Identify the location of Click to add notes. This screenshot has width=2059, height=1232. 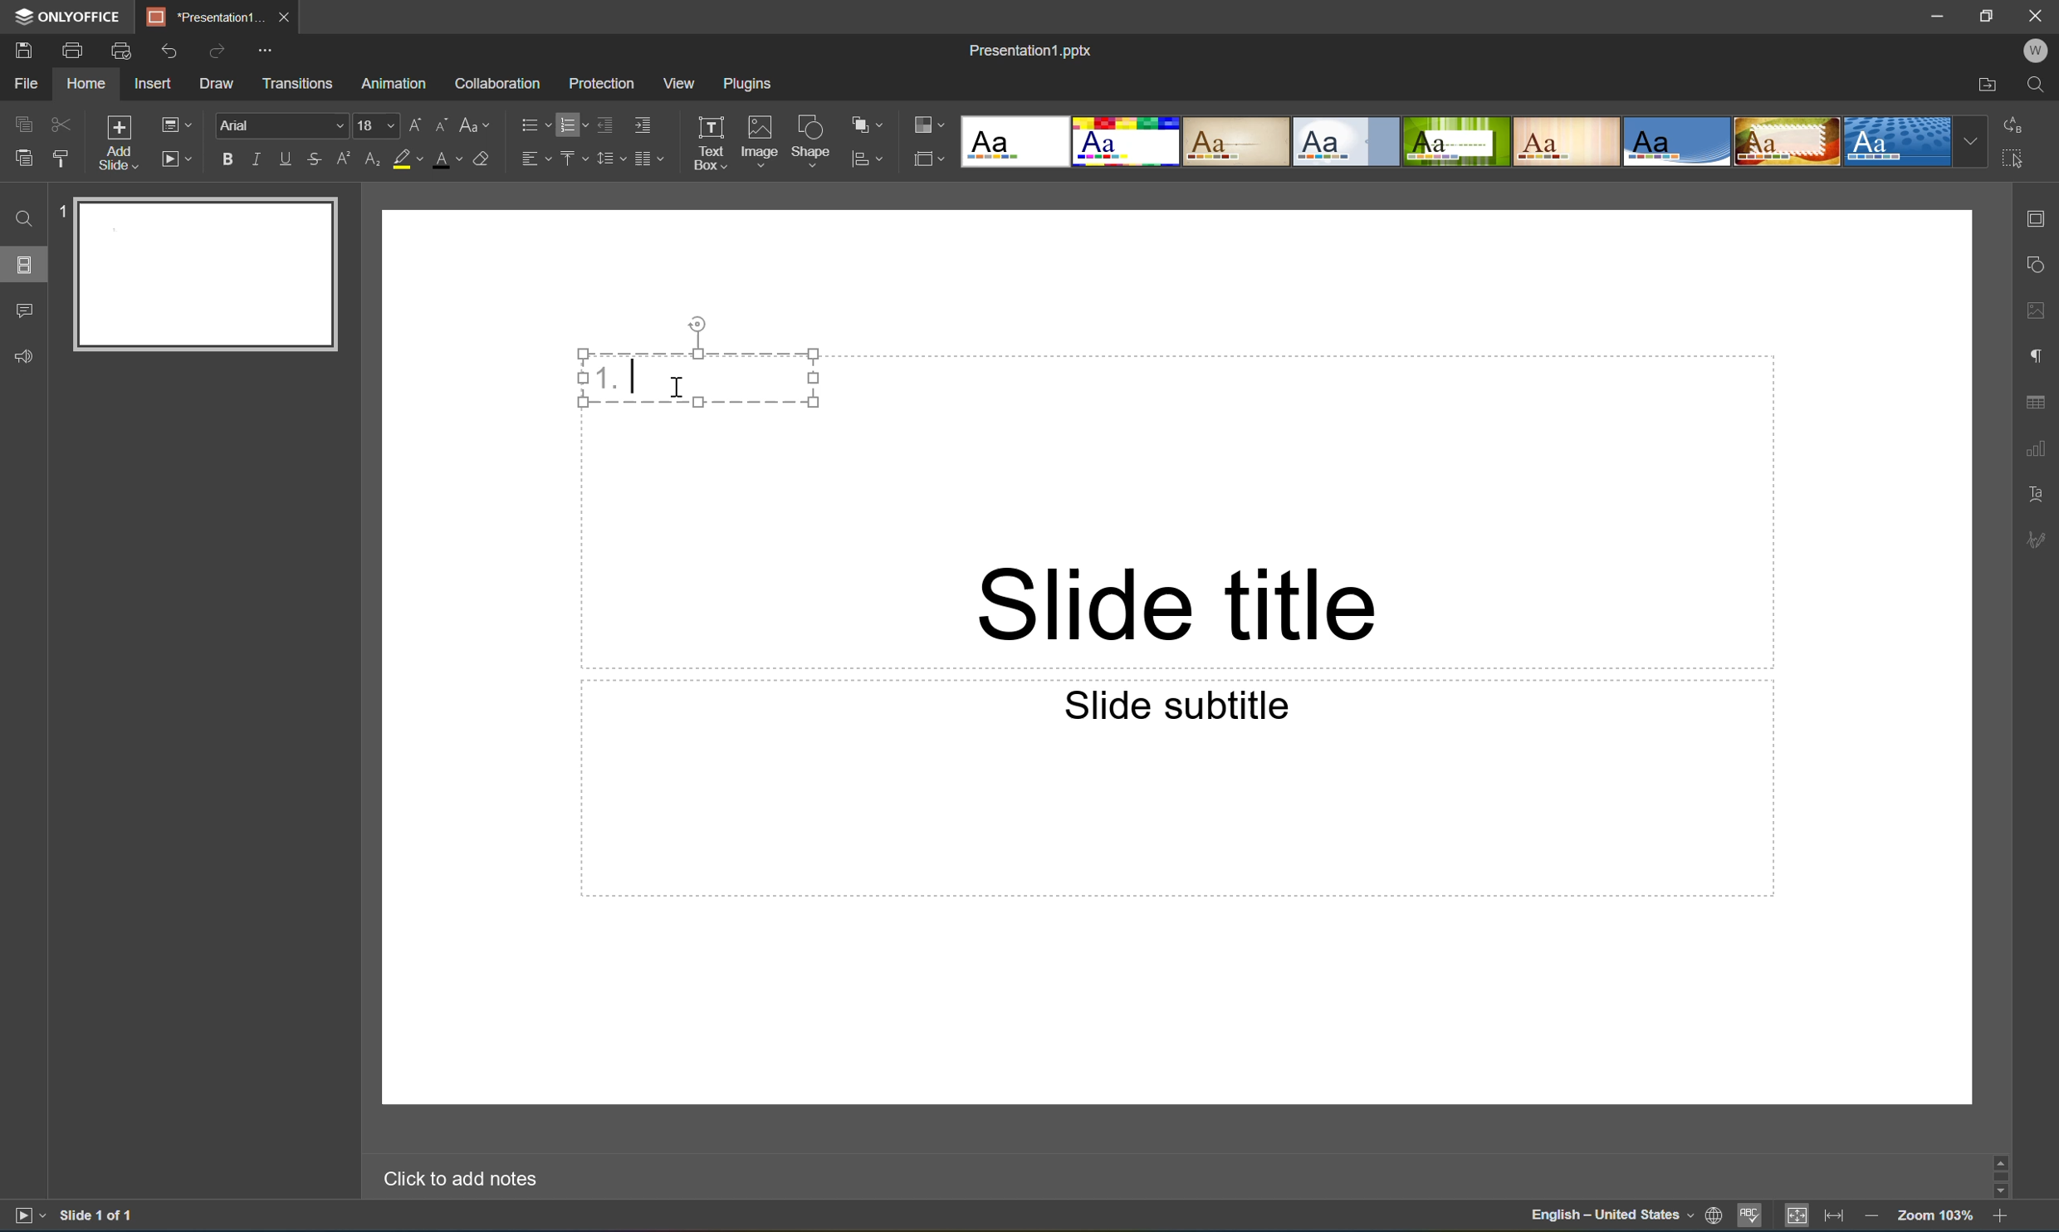
(457, 1180).